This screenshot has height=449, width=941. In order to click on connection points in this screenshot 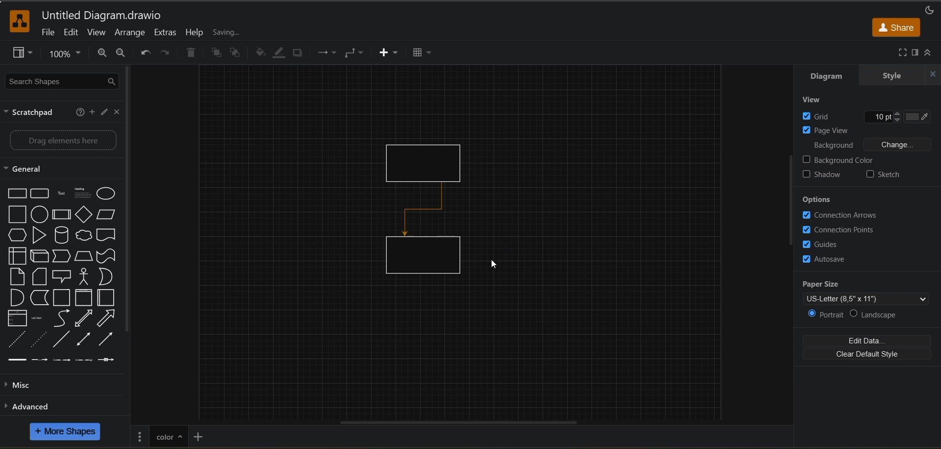, I will do `click(839, 229)`.